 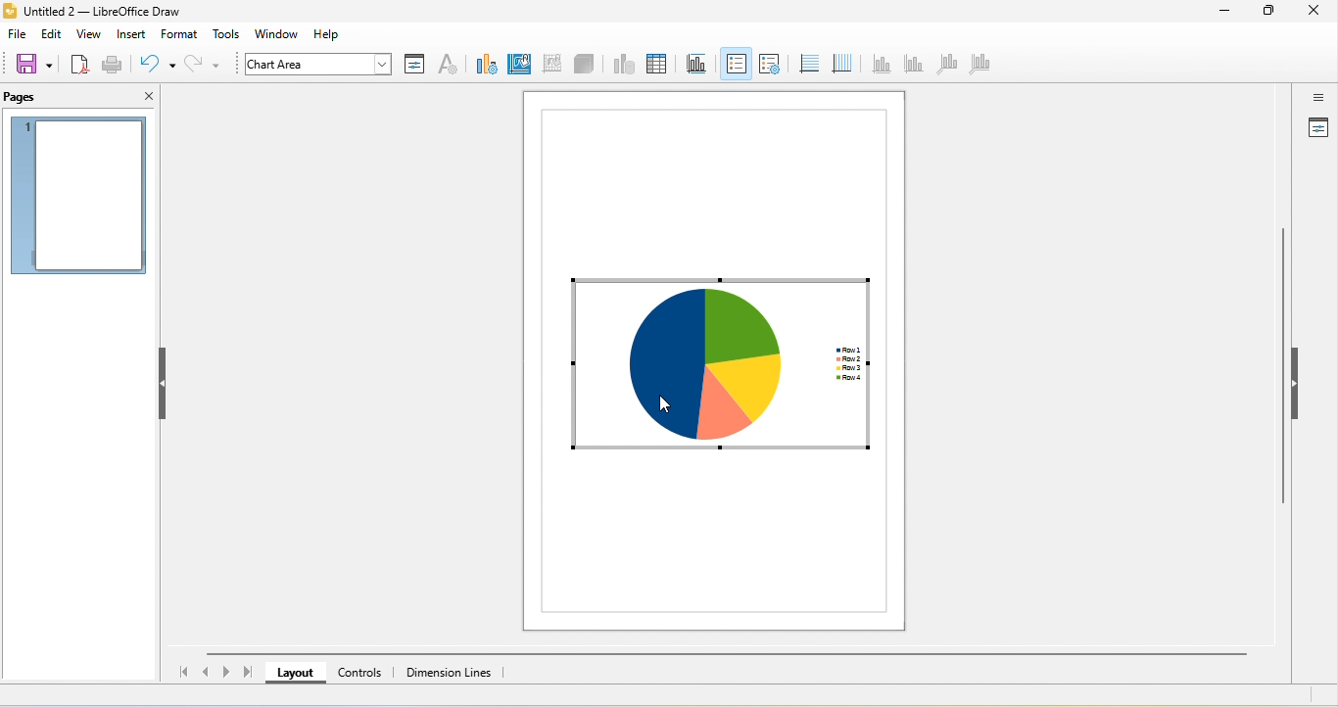 What do you see at coordinates (145, 97) in the screenshot?
I see `close` at bounding box center [145, 97].